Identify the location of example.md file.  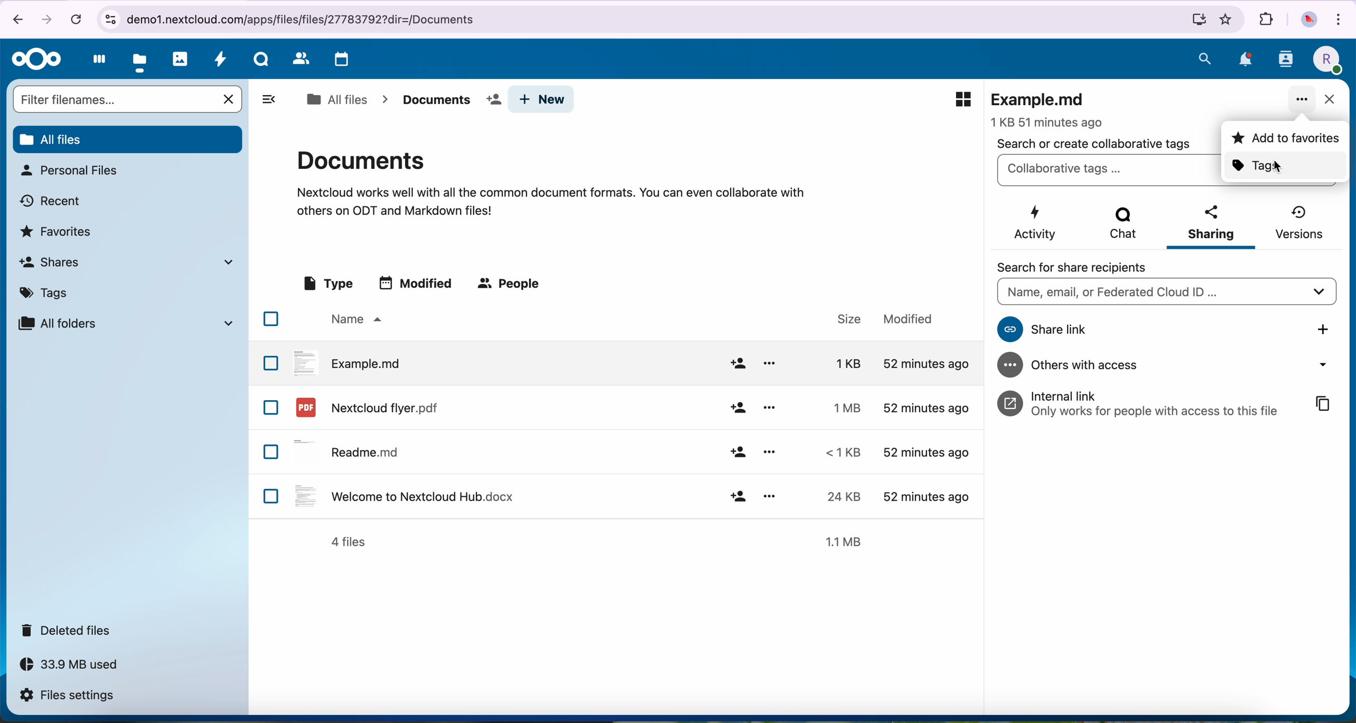
(1050, 108).